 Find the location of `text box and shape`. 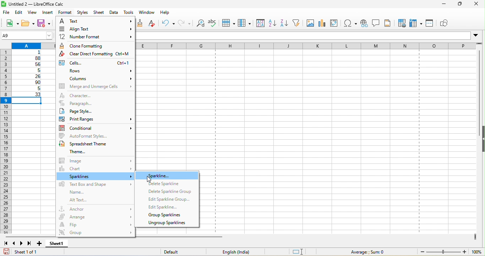

text box and shape is located at coordinates (94, 185).